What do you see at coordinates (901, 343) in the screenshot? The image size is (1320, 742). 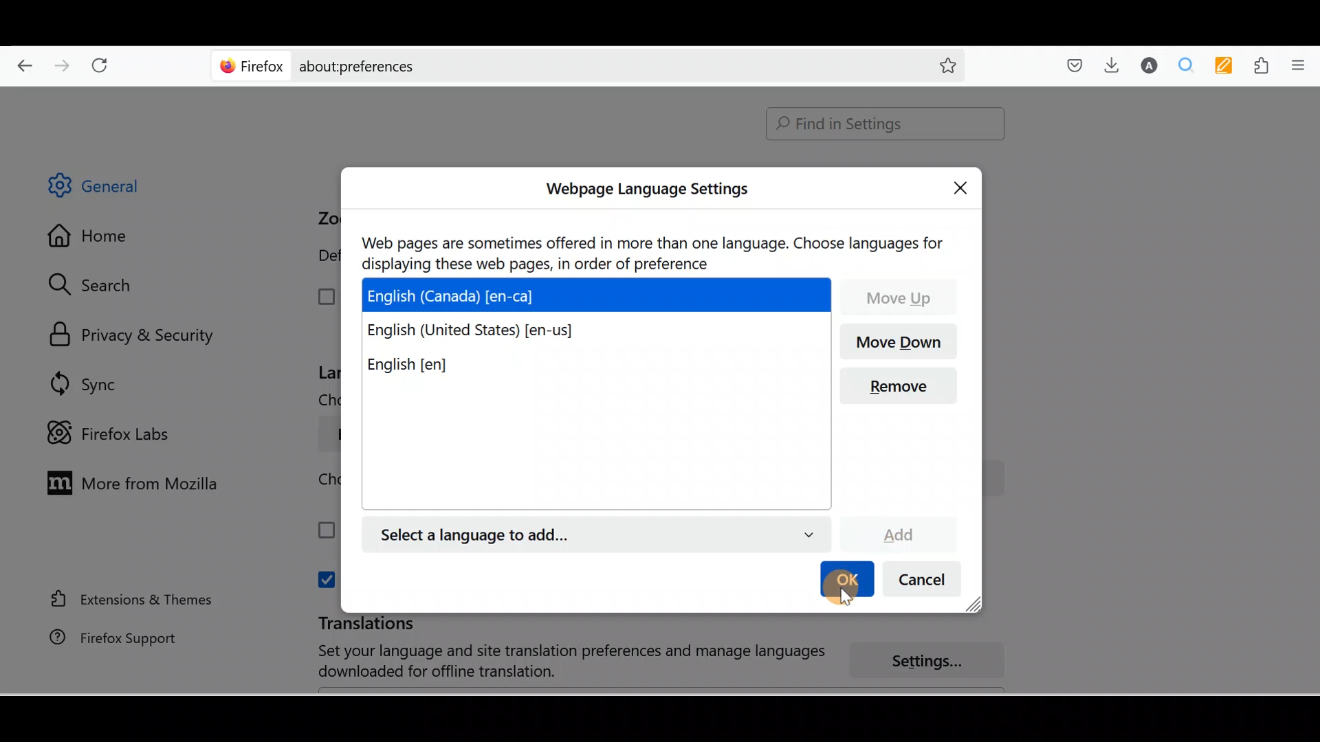 I see `Move down` at bounding box center [901, 343].